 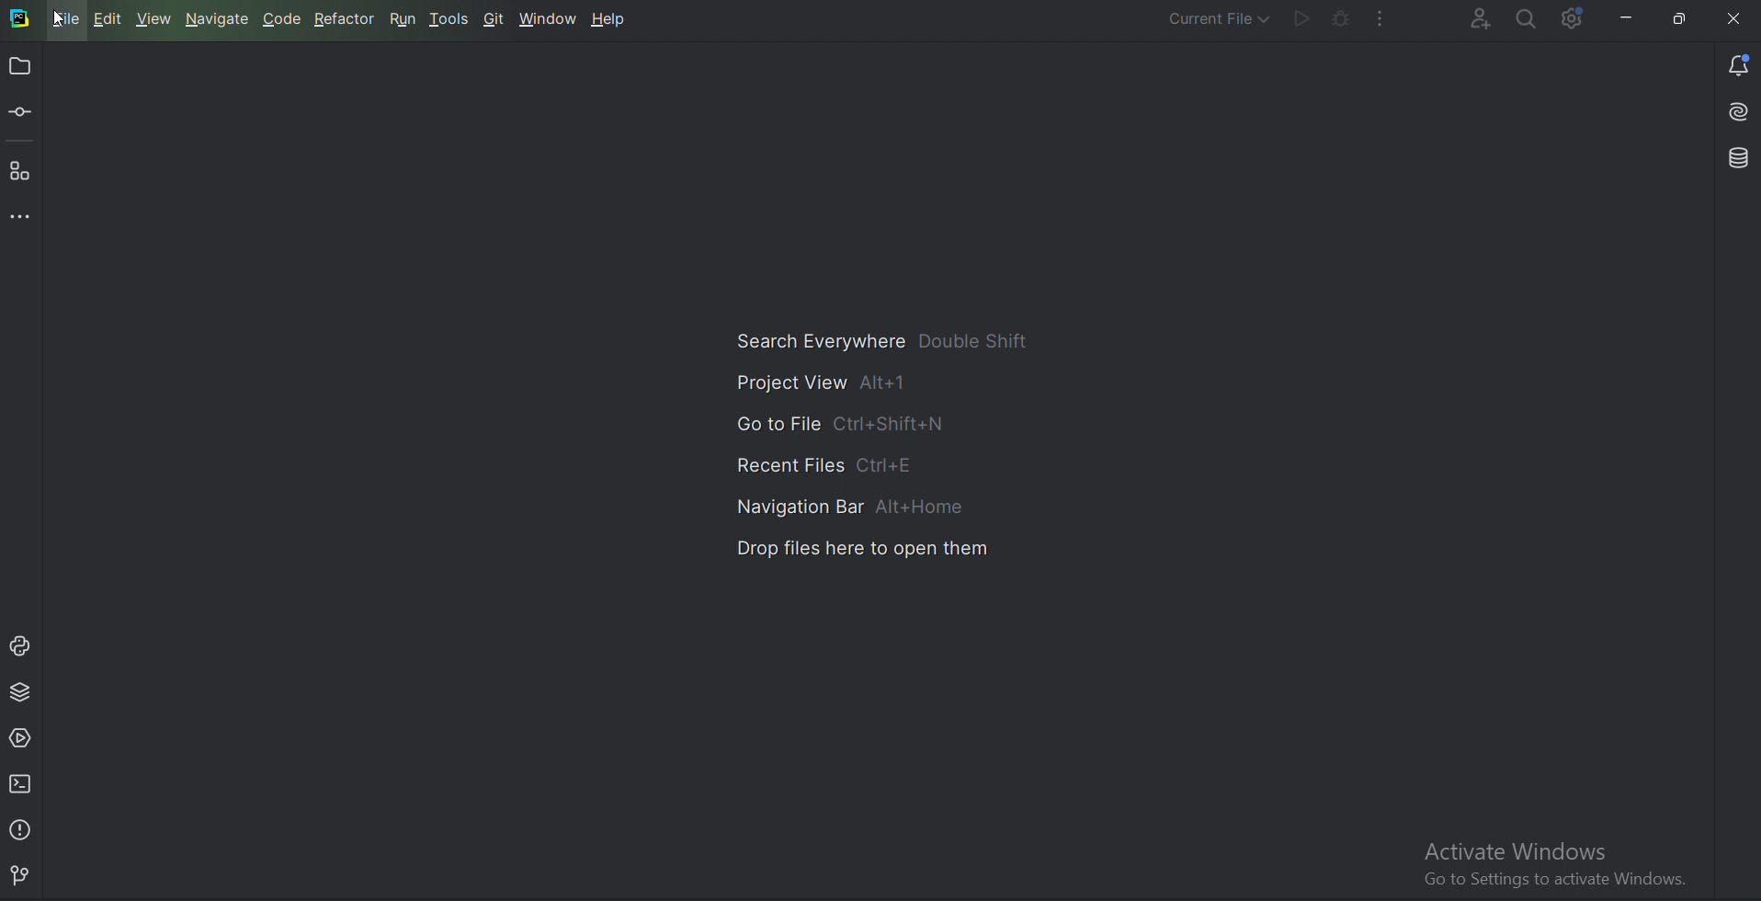 I want to click on Run, so click(x=1302, y=18).